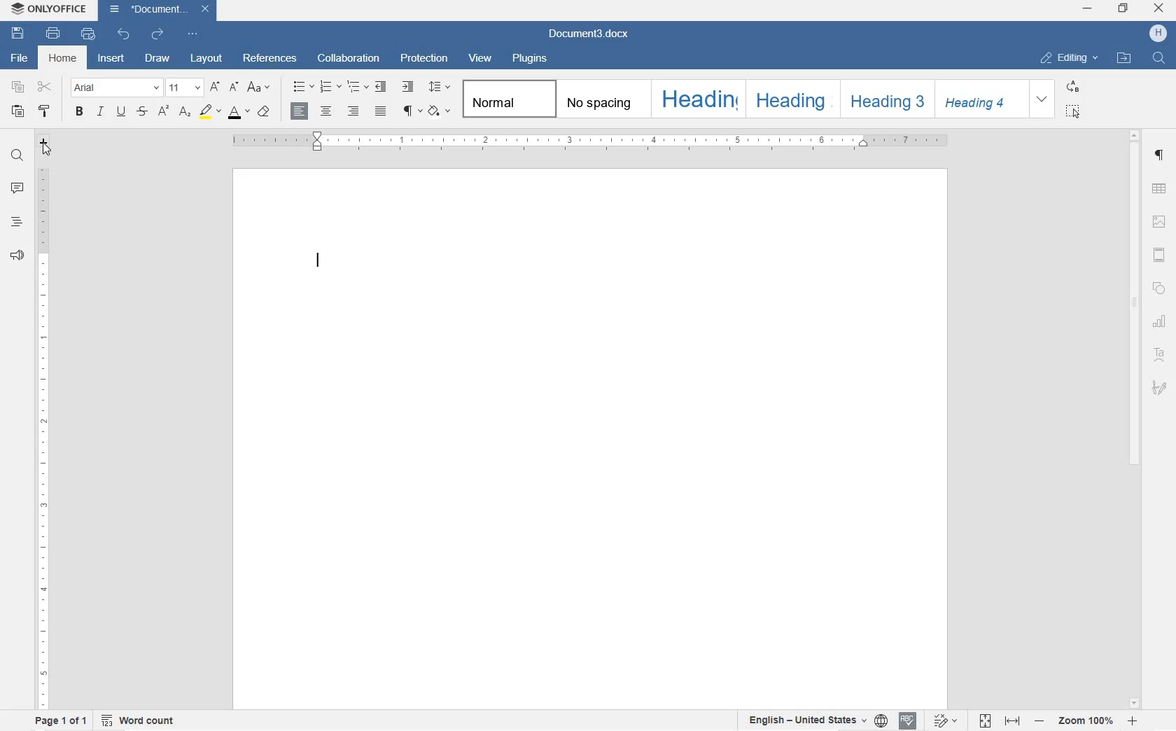 The image size is (1176, 731). Describe the element at coordinates (790, 100) in the screenshot. I see `HEADING 2` at that location.